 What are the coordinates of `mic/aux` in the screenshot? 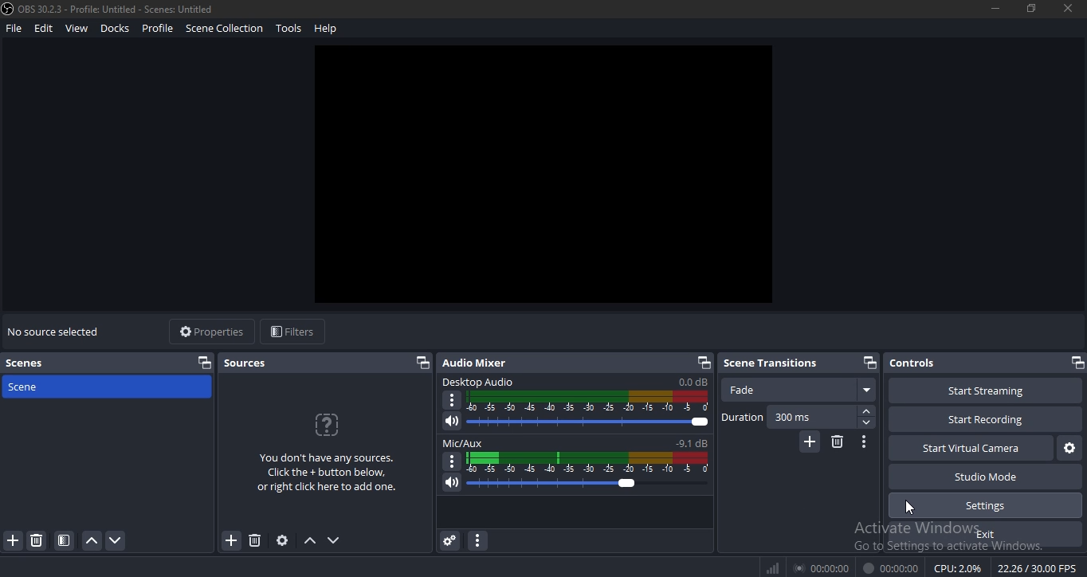 It's located at (572, 443).